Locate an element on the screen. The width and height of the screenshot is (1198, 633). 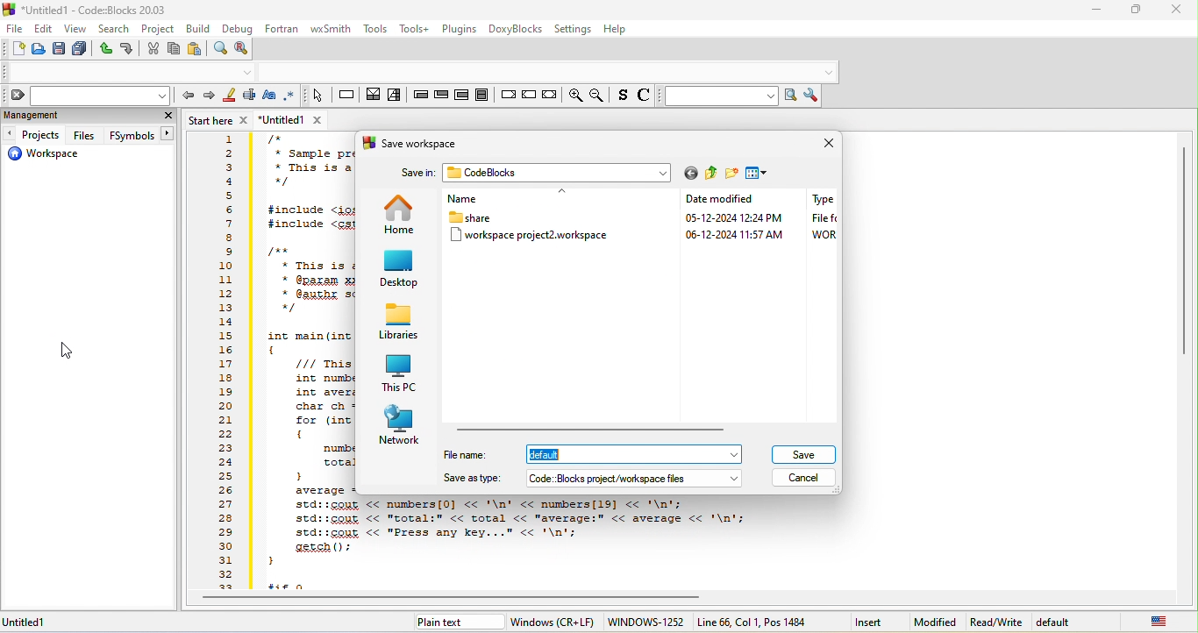
dropdown is located at coordinates (248, 73).